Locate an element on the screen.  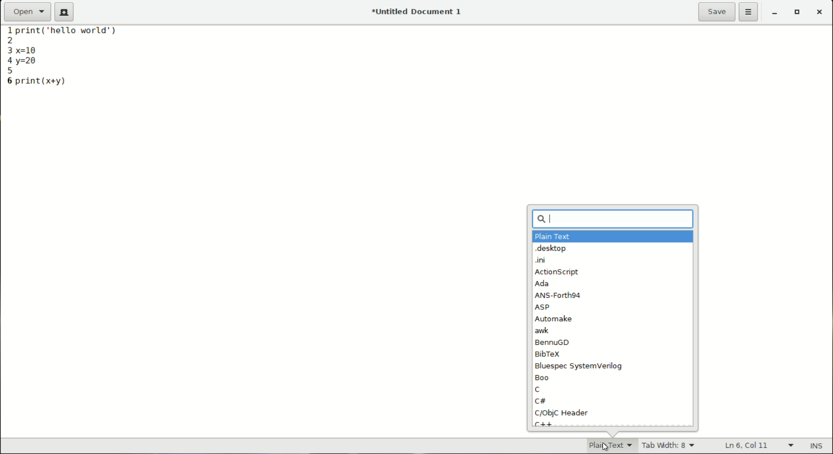
cursor is located at coordinates (604, 445).